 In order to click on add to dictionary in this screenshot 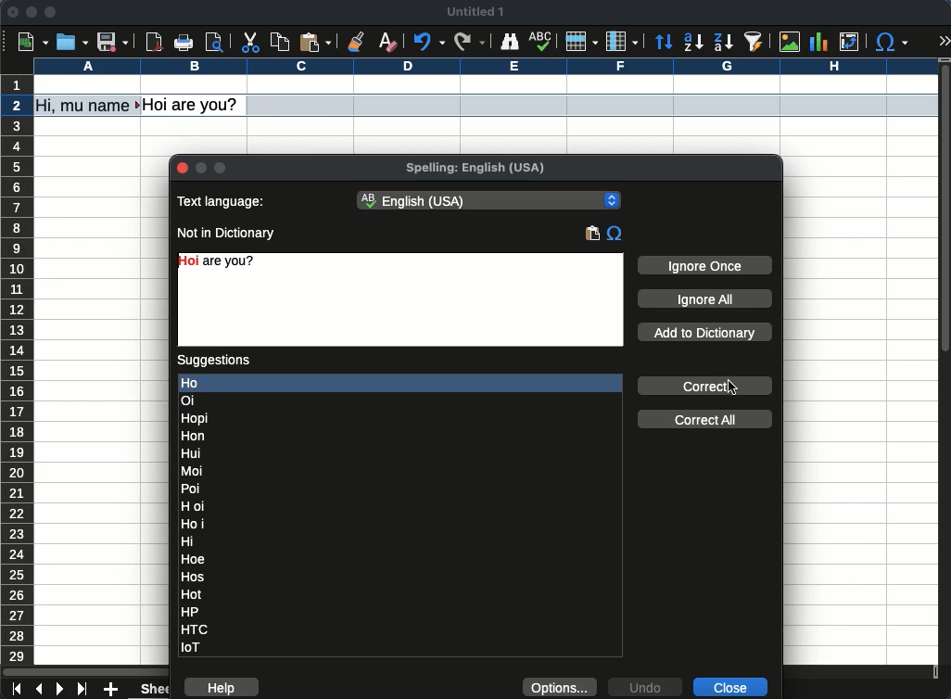, I will do `click(704, 332)`.